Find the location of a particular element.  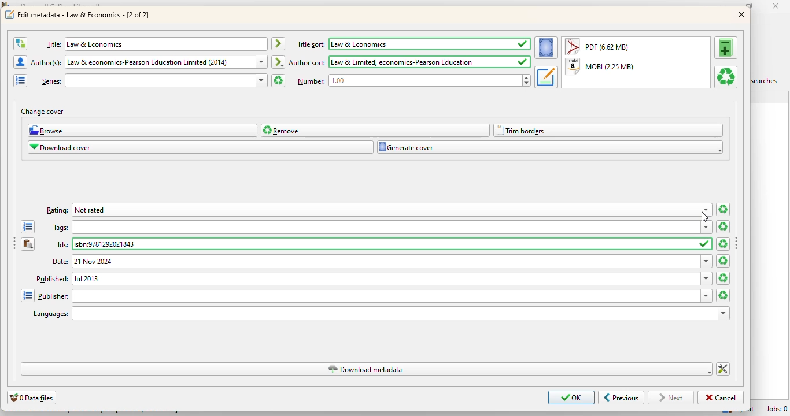

author sort: law & limited, economics-pearson education is located at coordinates (409, 62).